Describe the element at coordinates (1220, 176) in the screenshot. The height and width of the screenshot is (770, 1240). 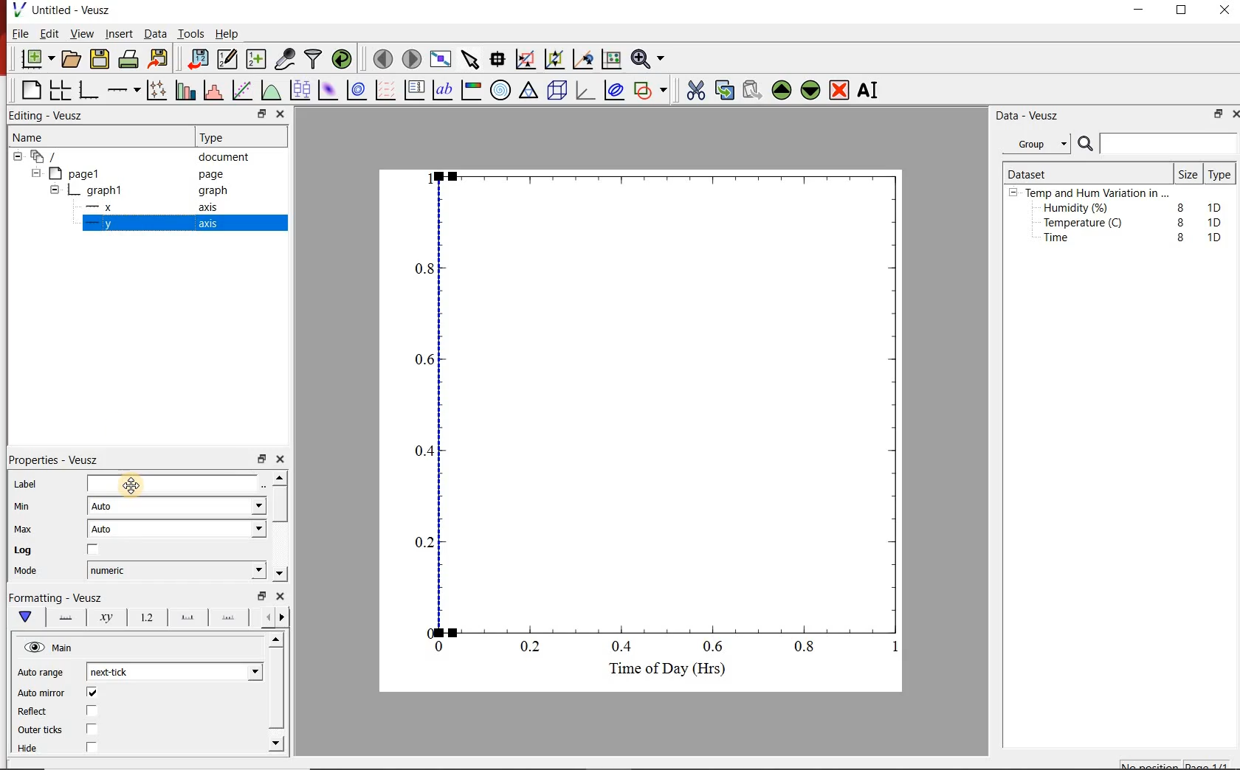
I see `Type` at that location.